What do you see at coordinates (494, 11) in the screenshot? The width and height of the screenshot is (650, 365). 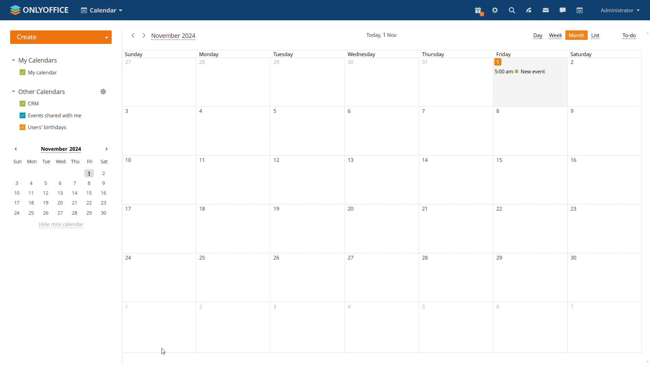 I see `settings` at bounding box center [494, 11].